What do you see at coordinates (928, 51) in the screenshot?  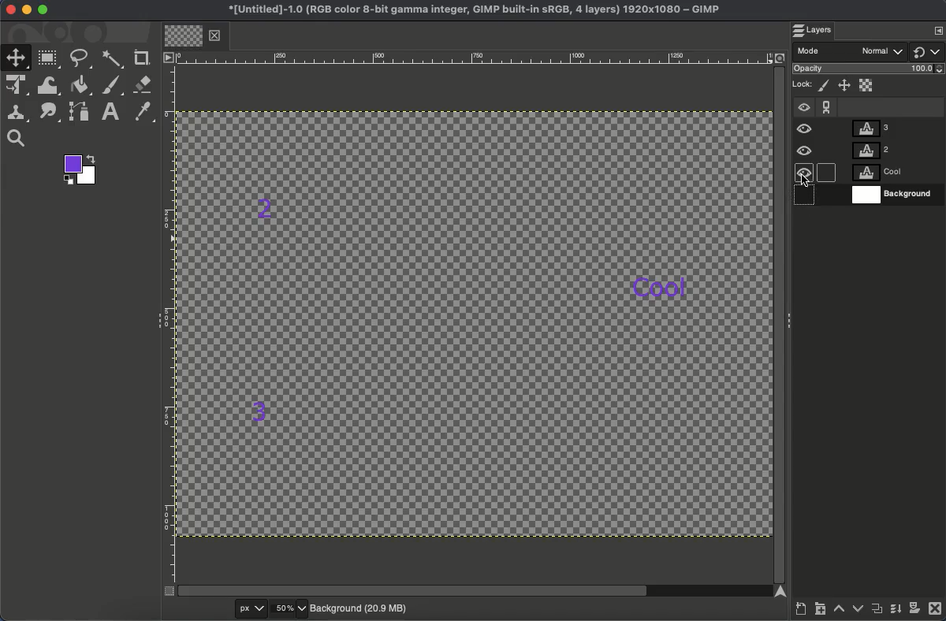 I see `Switch` at bounding box center [928, 51].